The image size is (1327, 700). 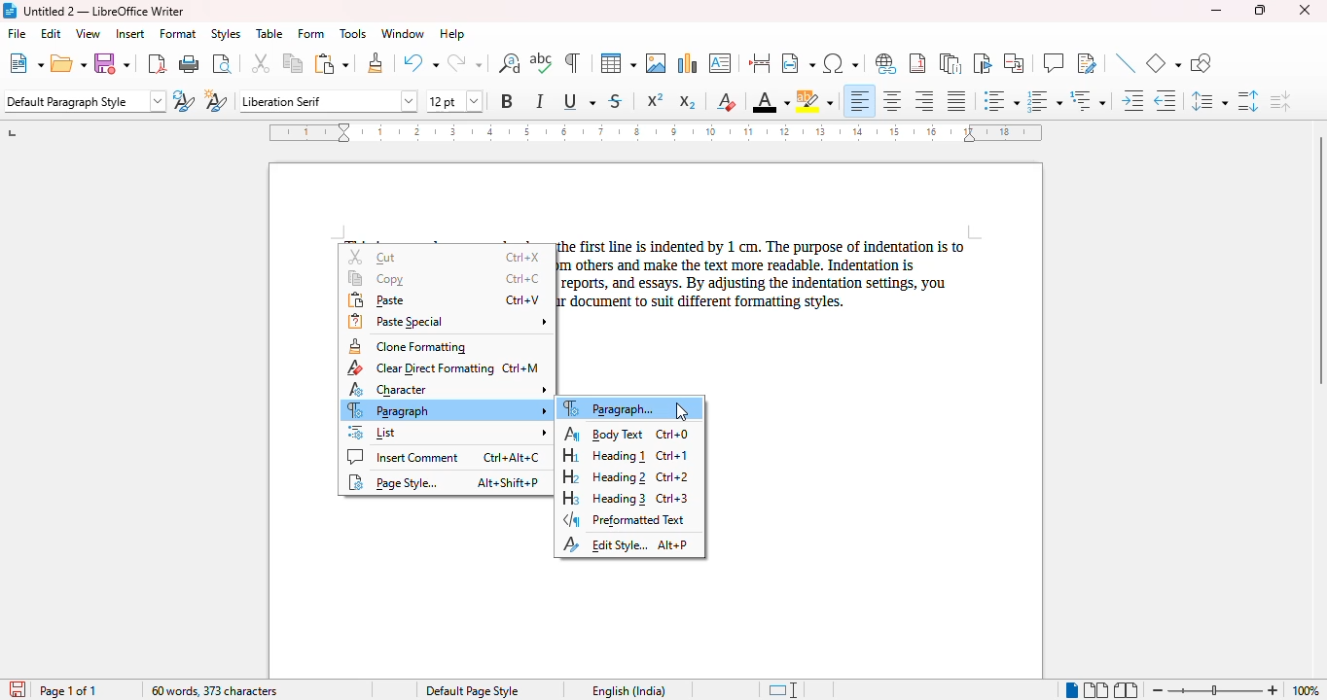 What do you see at coordinates (918, 62) in the screenshot?
I see `insert footnote` at bounding box center [918, 62].